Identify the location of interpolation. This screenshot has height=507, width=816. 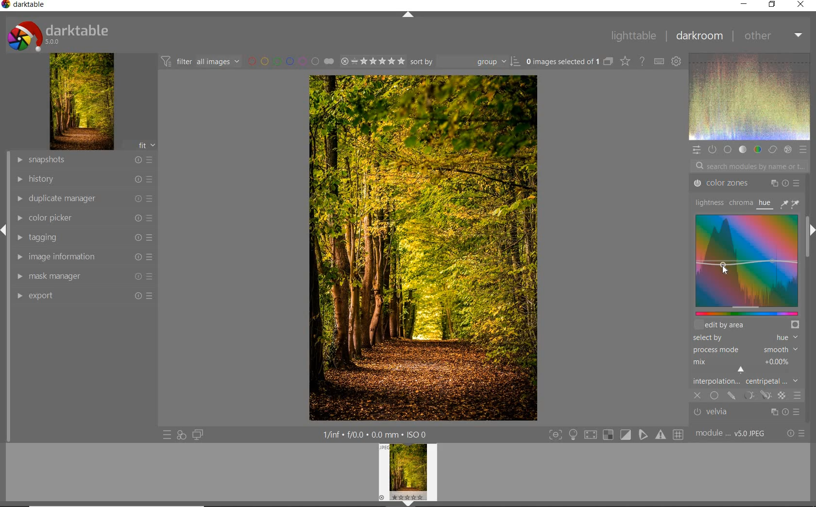
(748, 382).